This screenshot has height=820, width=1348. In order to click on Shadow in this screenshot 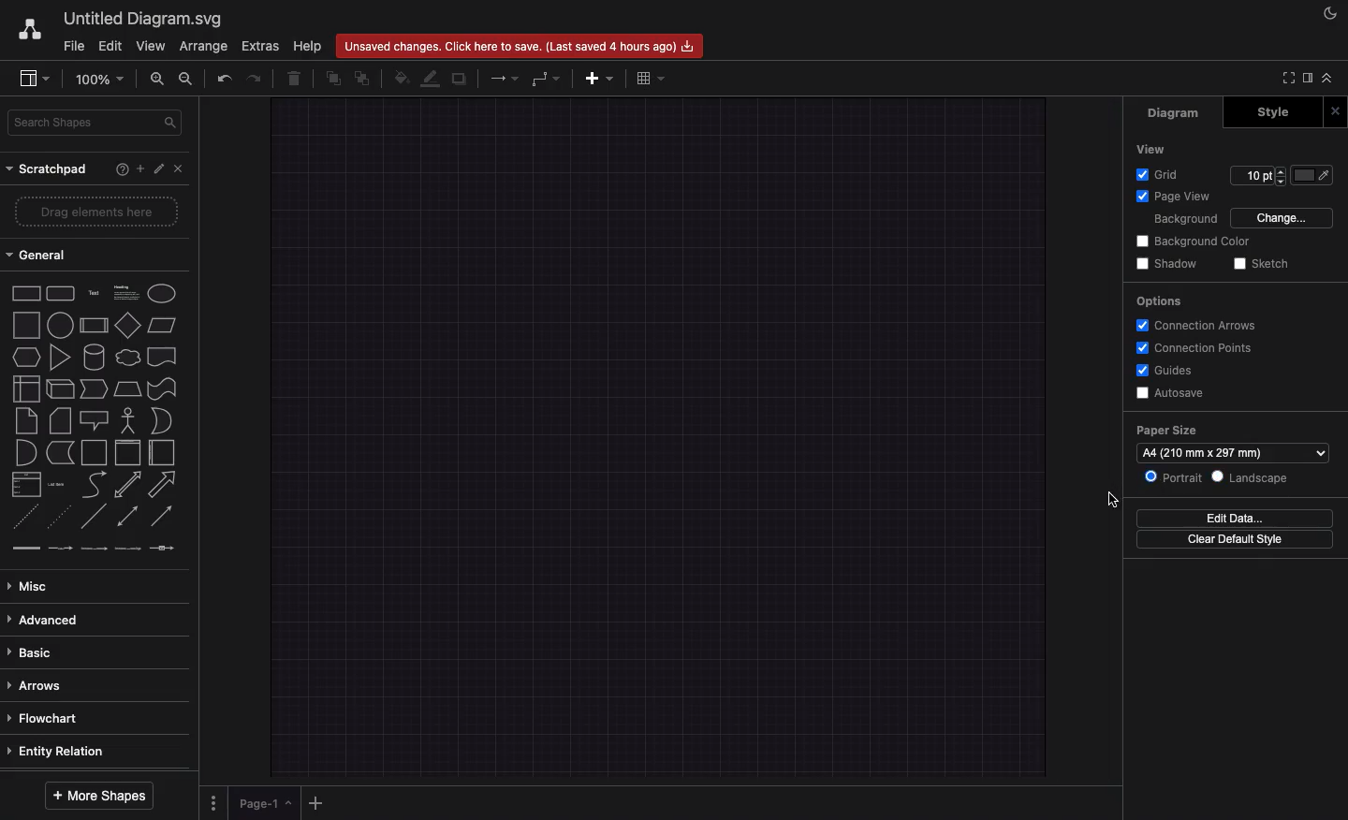, I will do `click(1169, 265)`.